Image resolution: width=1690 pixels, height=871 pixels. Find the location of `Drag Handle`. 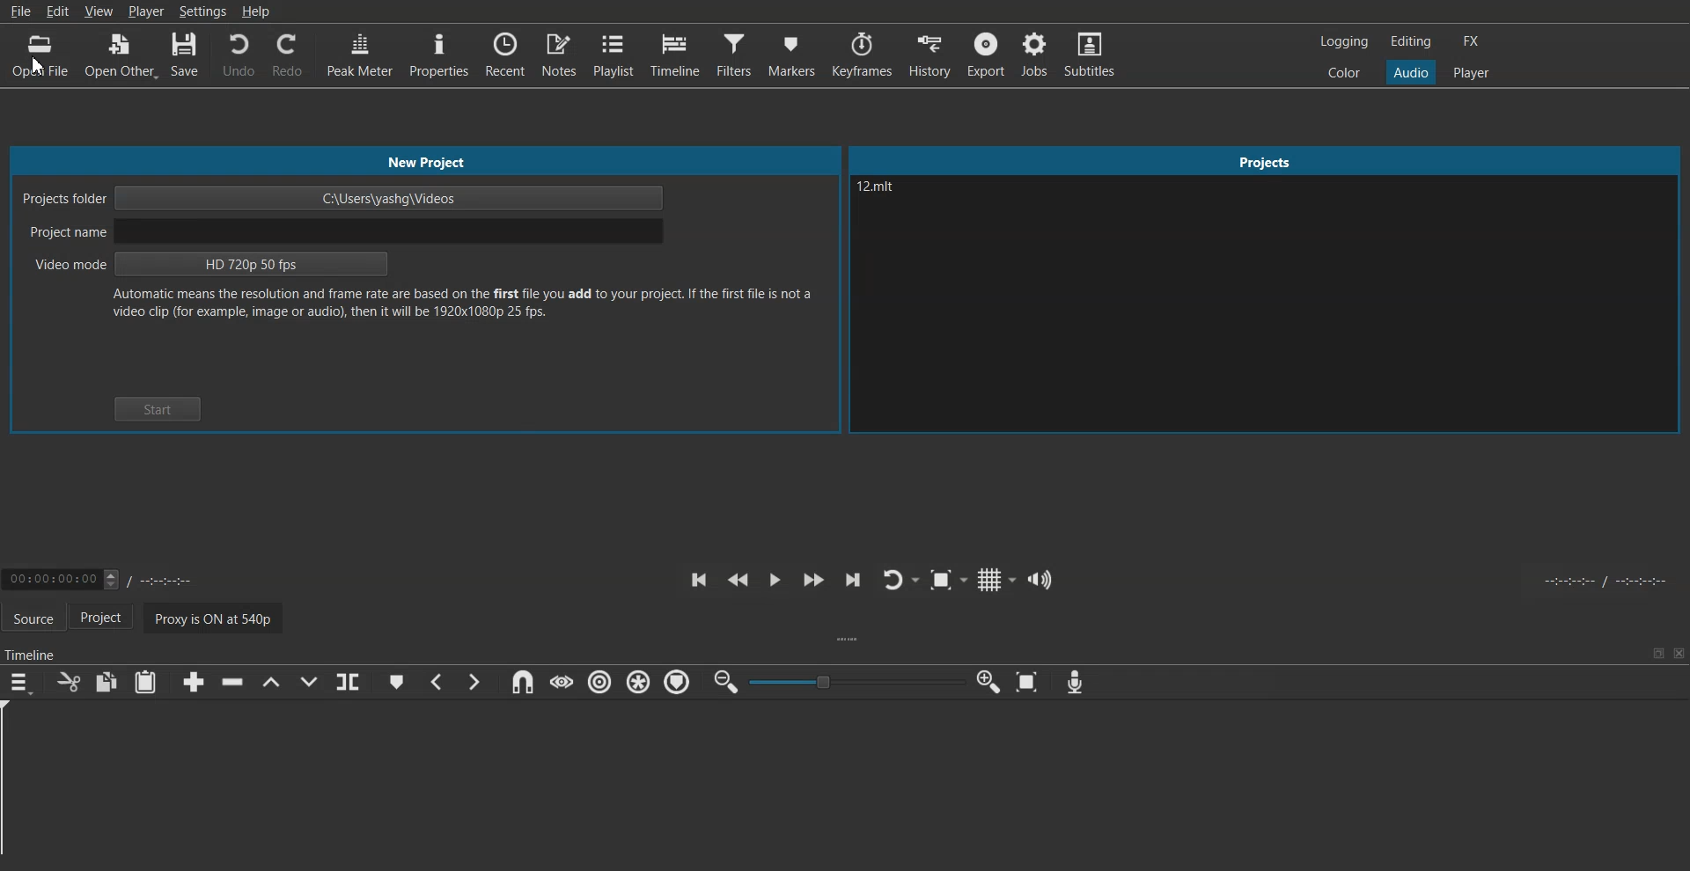

Drag Handle is located at coordinates (850, 640).